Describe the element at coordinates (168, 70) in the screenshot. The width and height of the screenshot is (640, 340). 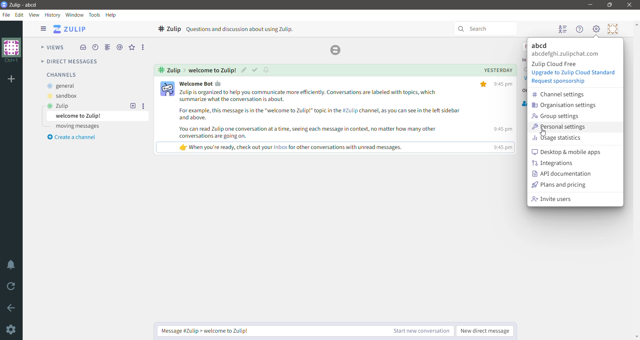
I see `Channel - Zulip` at that location.